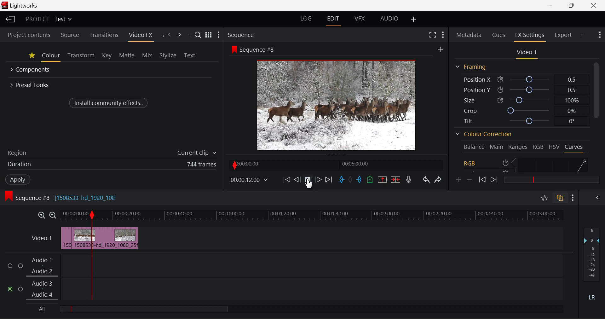 Image resolution: width=605 pixels, height=319 pixels. What do you see at coordinates (189, 34) in the screenshot?
I see `Add Panel` at bounding box center [189, 34].